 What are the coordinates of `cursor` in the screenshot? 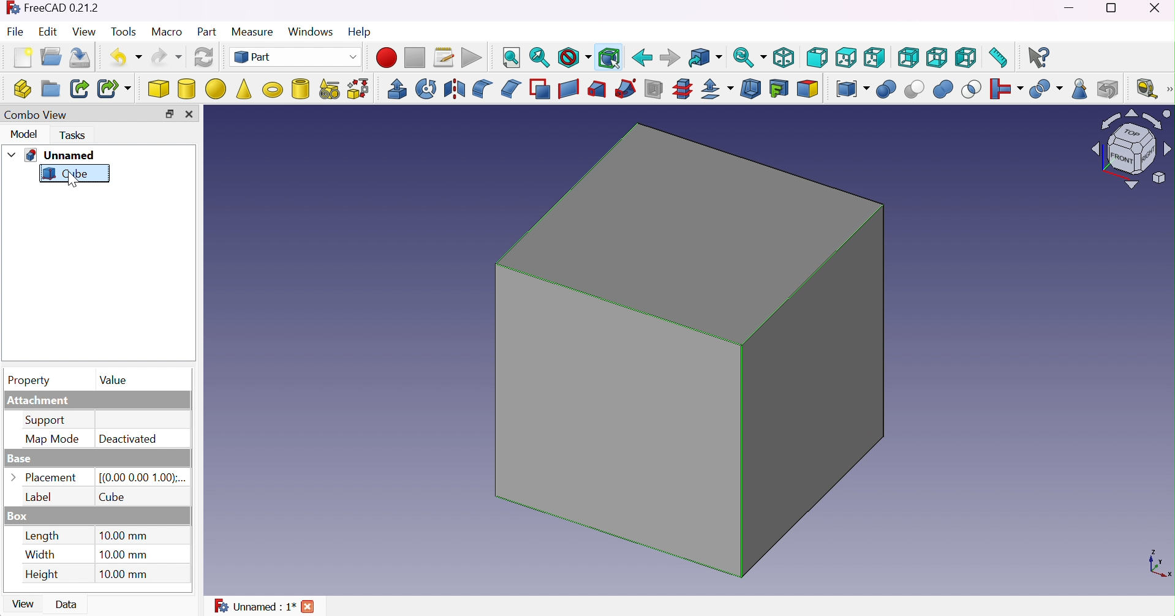 It's located at (77, 179).